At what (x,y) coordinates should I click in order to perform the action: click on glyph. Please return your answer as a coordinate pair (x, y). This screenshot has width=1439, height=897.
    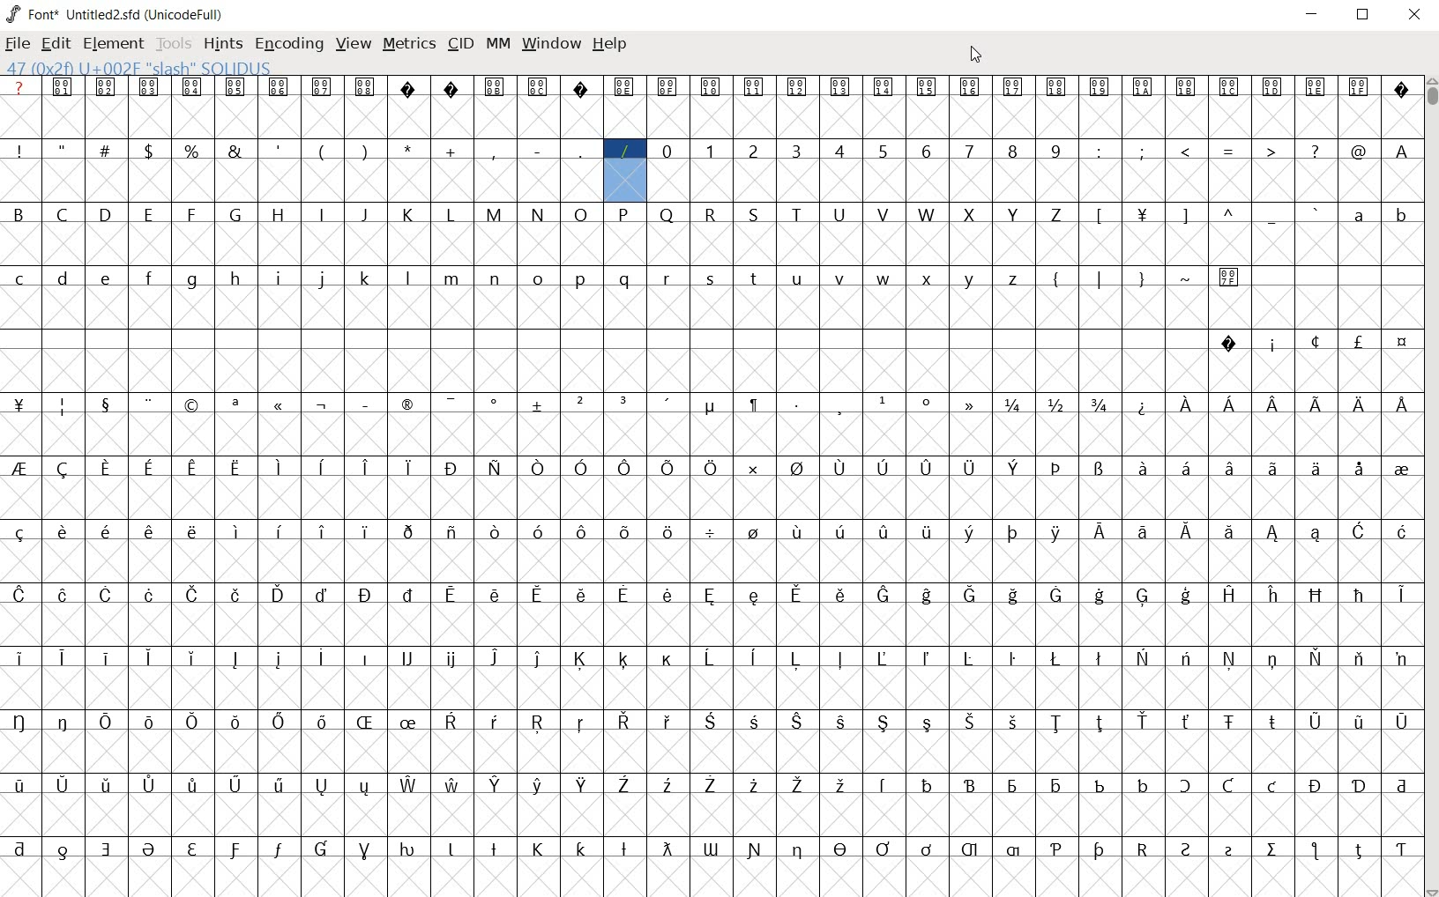
    Looking at the image, I should click on (20, 279).